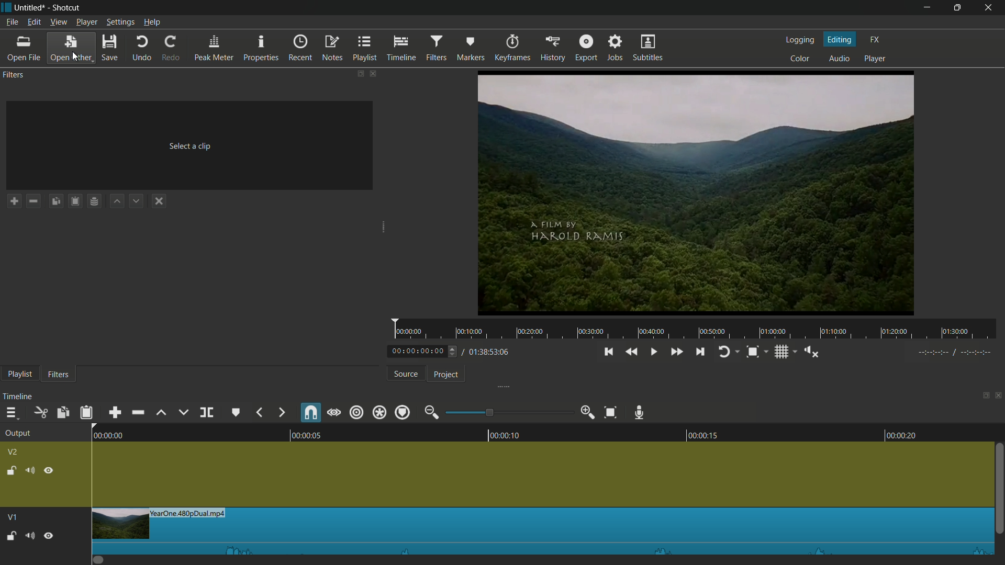  What do you see at coordinates (113, 412) in the screenshot?
I see `append` at bounding box center [113, 412].